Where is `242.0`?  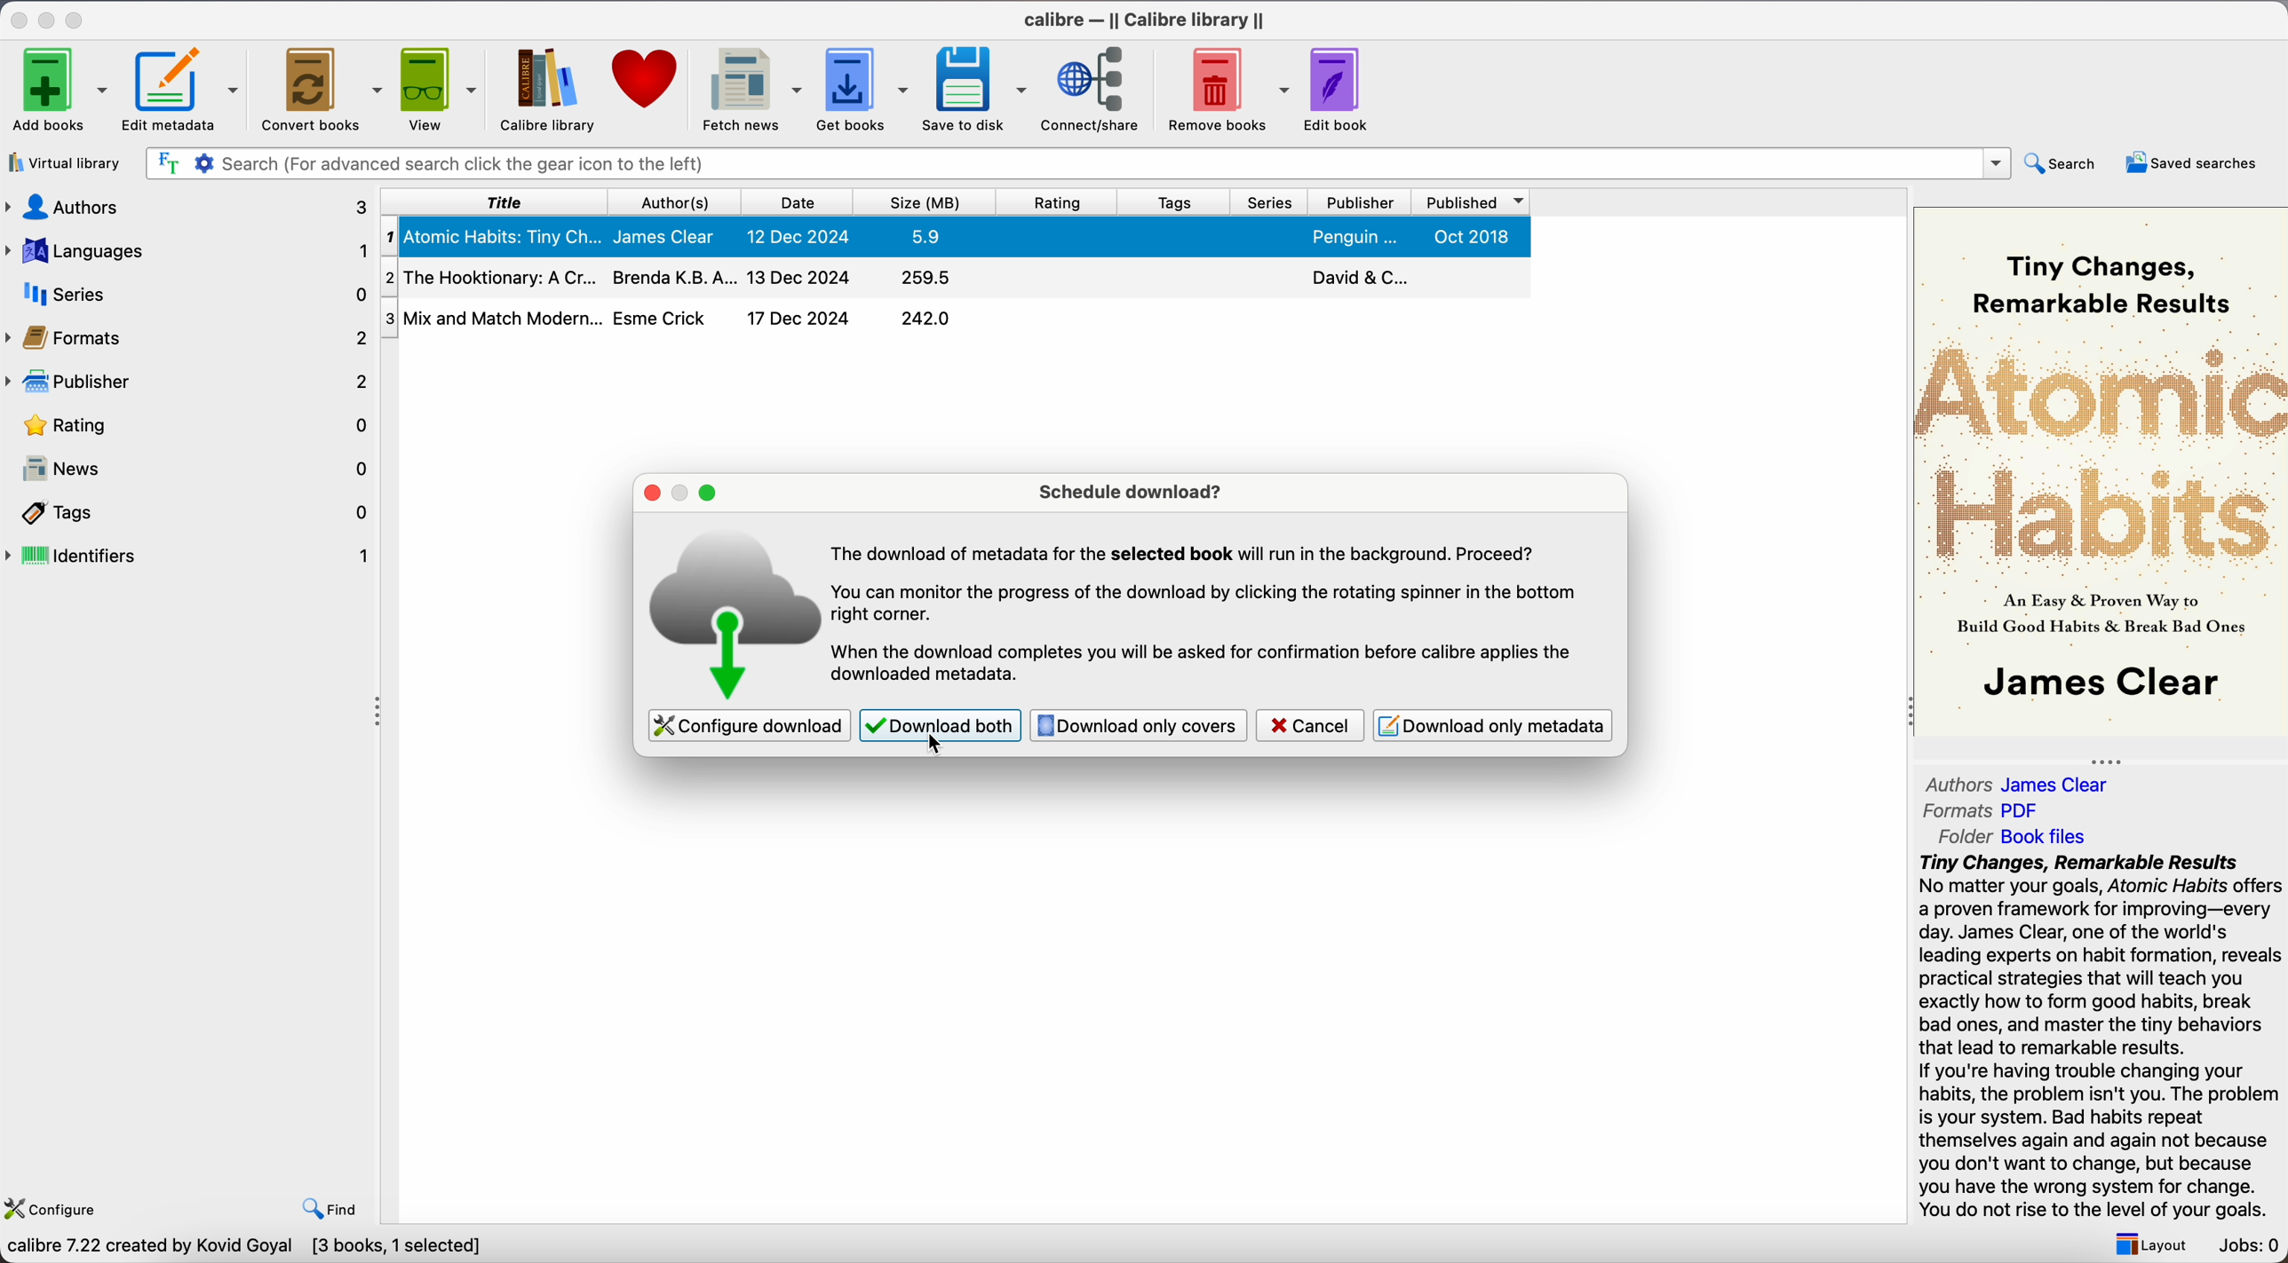
242.0 is located at coordinates (926, 319).